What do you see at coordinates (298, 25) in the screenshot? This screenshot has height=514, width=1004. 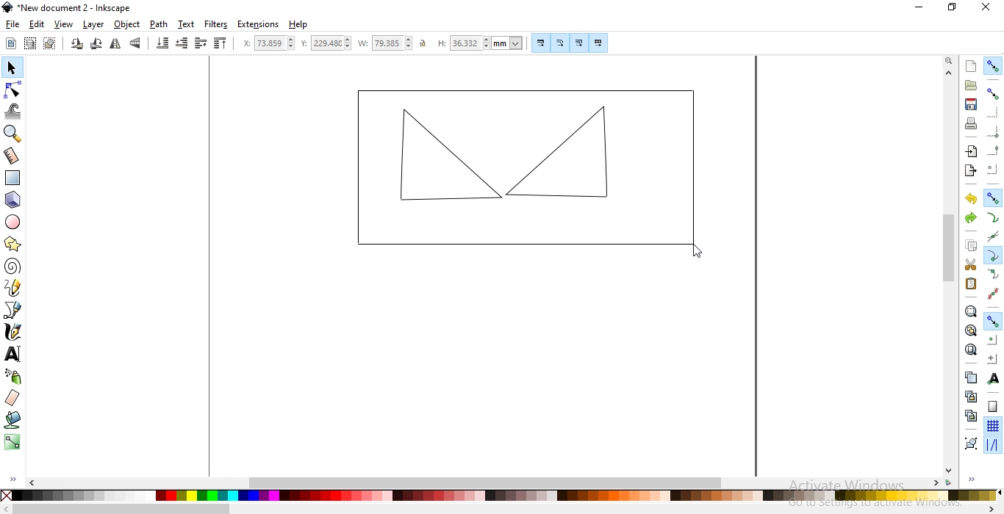 I see `help` at bounding box center [298, 25].